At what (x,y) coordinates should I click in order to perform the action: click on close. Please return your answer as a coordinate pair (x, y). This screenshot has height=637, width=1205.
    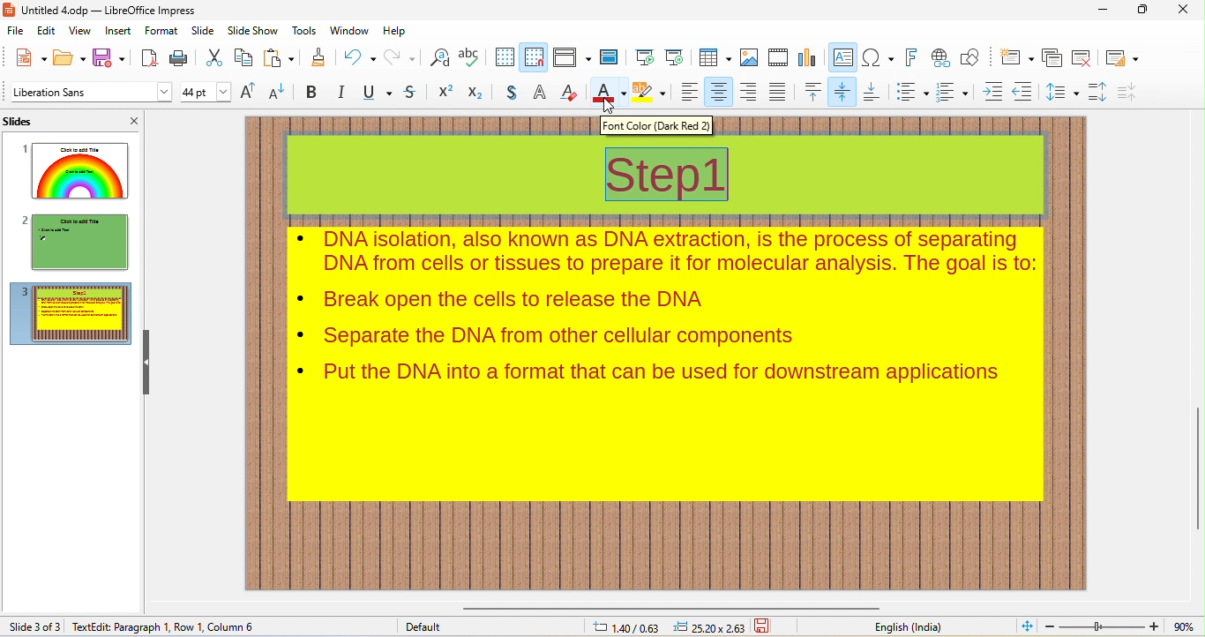
    Looking at the image, I should click on (1186, 10).